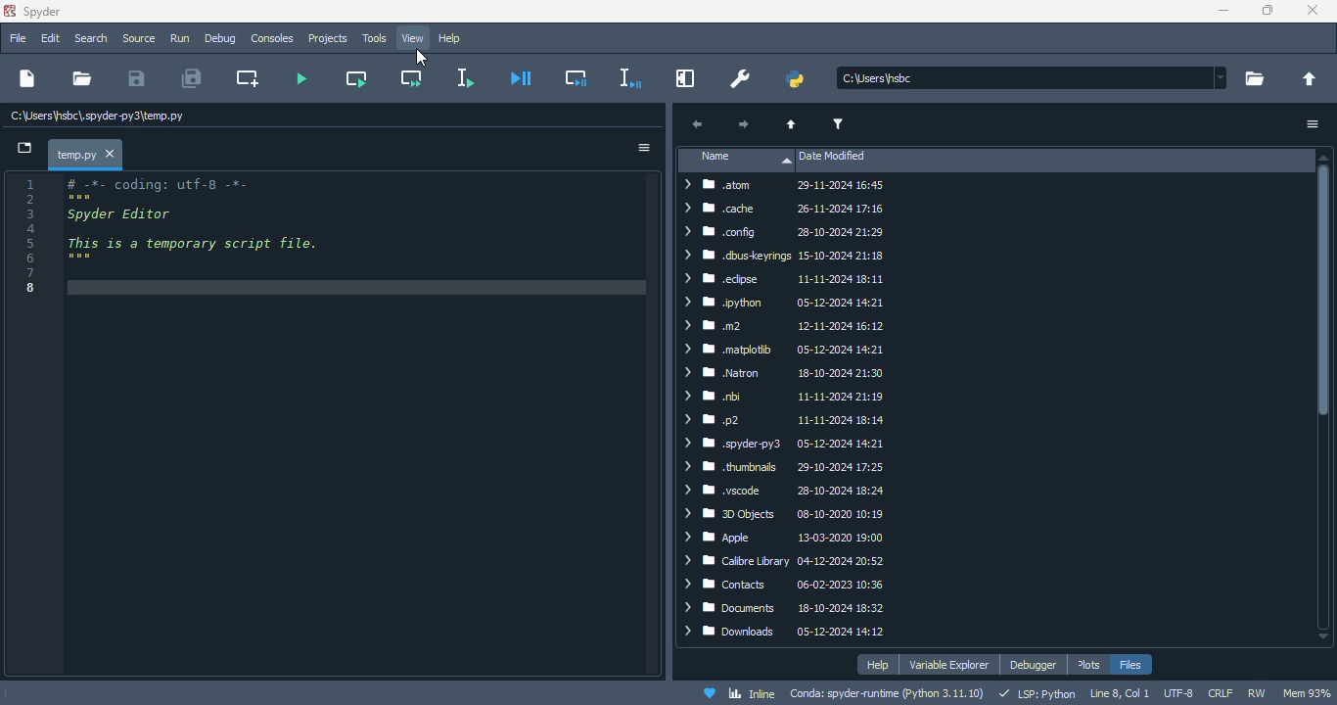 The image size is (1337, 705). What do you see at coordinates (1314, 124) in the screenshot?
I see `options` at bounding box center [1314, 124].